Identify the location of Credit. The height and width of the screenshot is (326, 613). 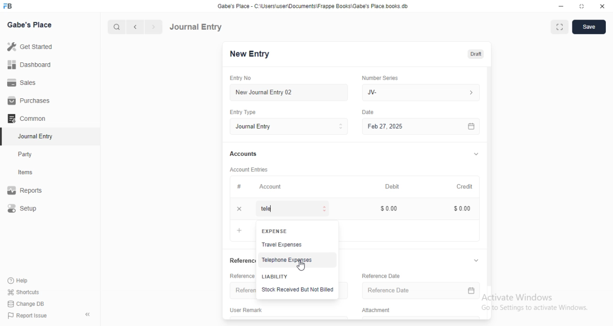
(465, 187).